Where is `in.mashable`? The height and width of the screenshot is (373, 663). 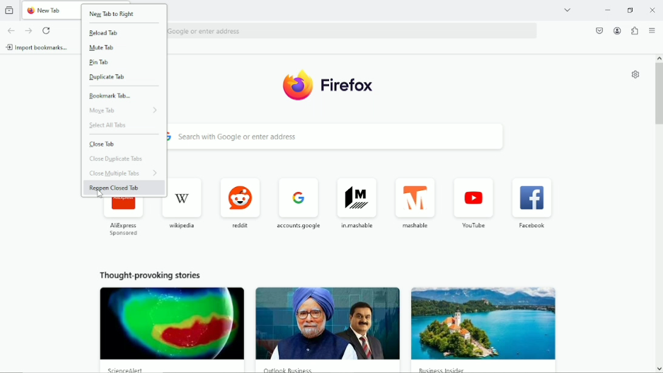
in.mashable is located at coordinates (358, 202).